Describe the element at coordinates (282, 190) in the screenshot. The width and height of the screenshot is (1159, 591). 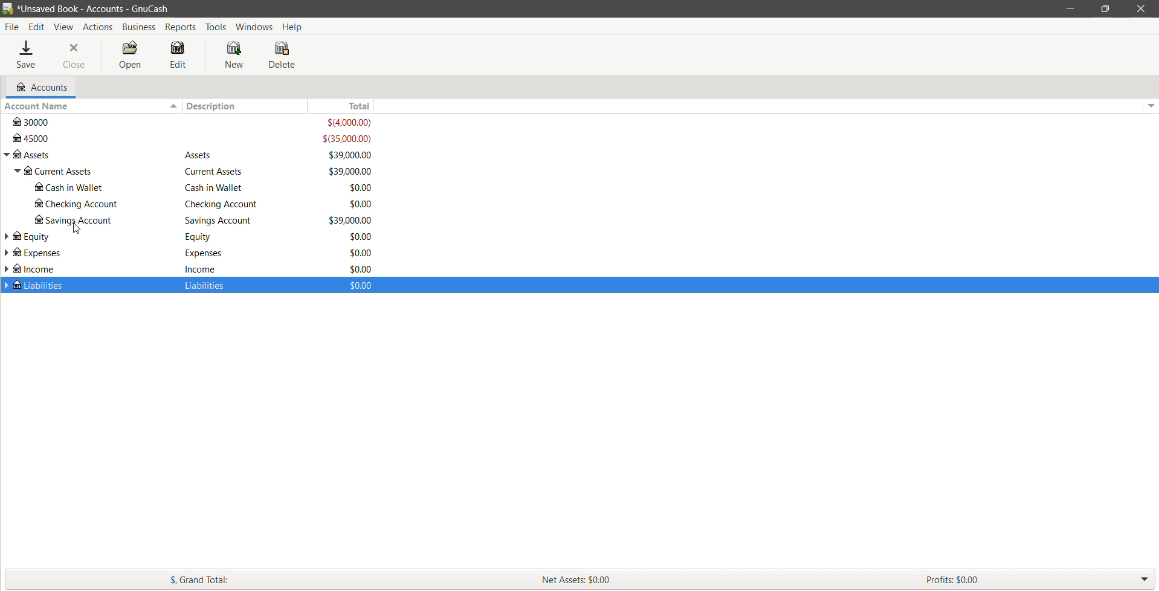
I see `Cash in wallet - Total amount available in the account` at that location.